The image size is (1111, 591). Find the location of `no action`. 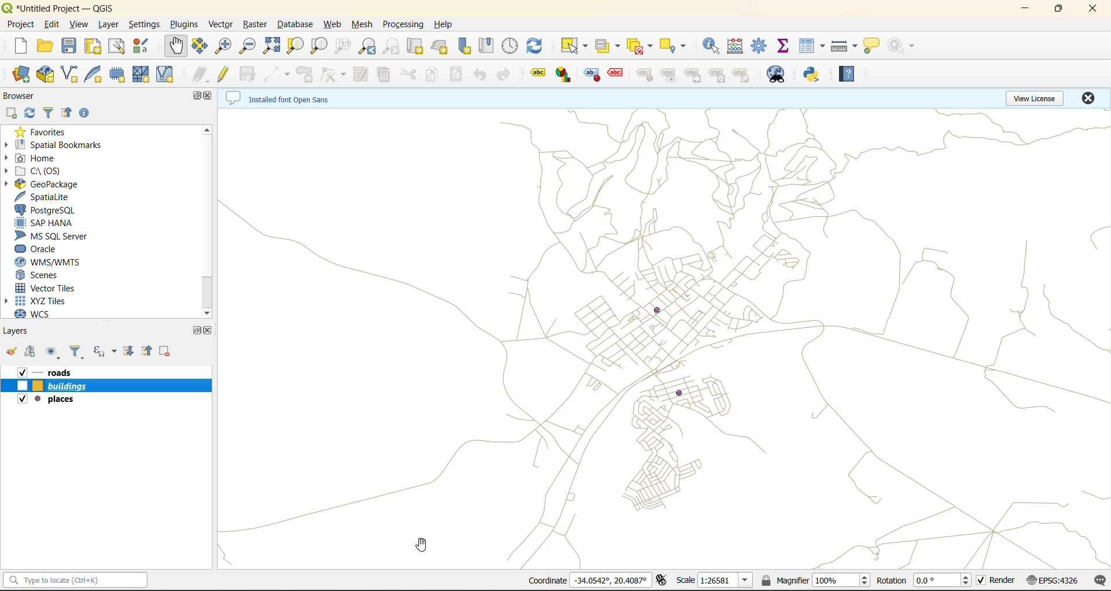

no action is located at coordinates (902, 46).